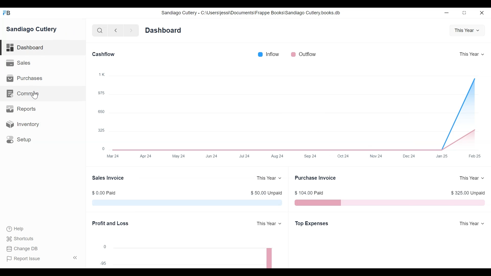 This screenshot has height=276, width=491. I want to click on Profit and Loss, so click(110, 224).